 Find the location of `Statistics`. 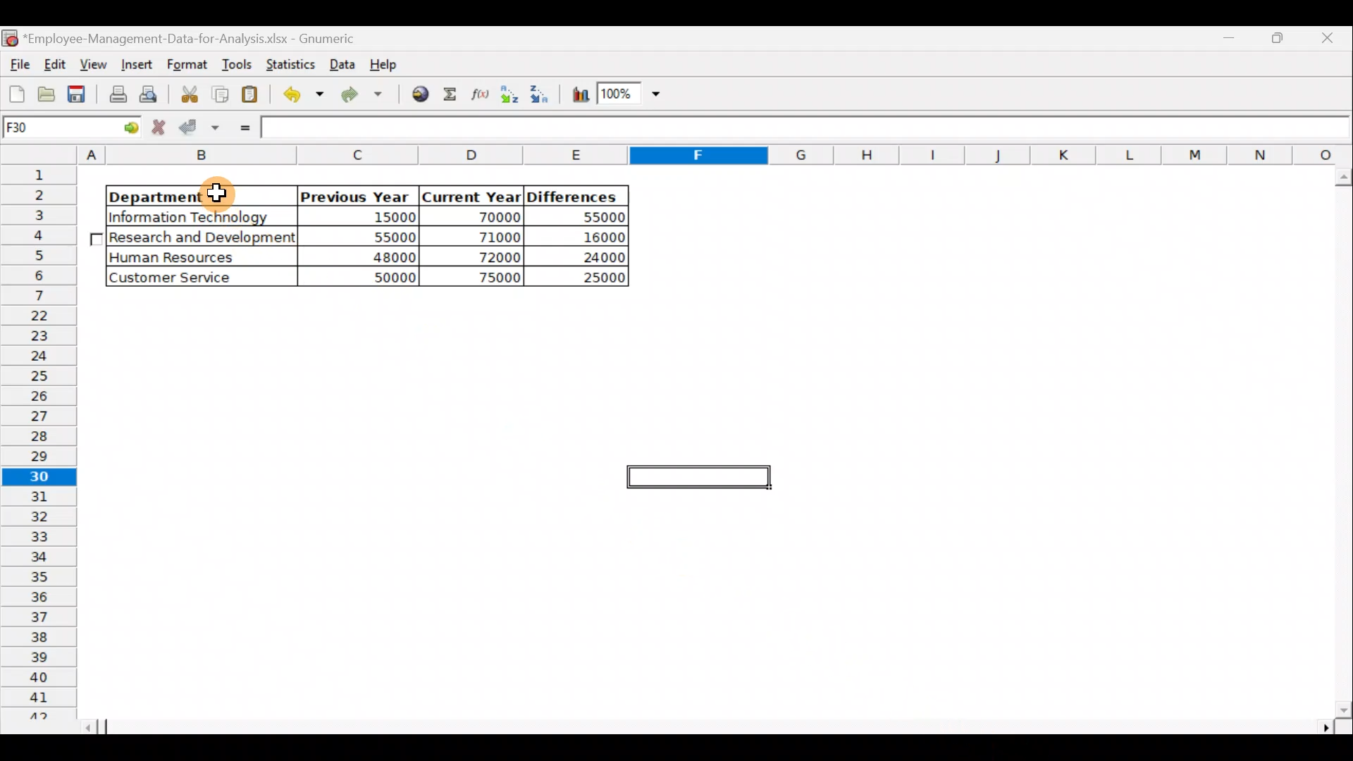

Statistics is located at coordinates (291, 63).